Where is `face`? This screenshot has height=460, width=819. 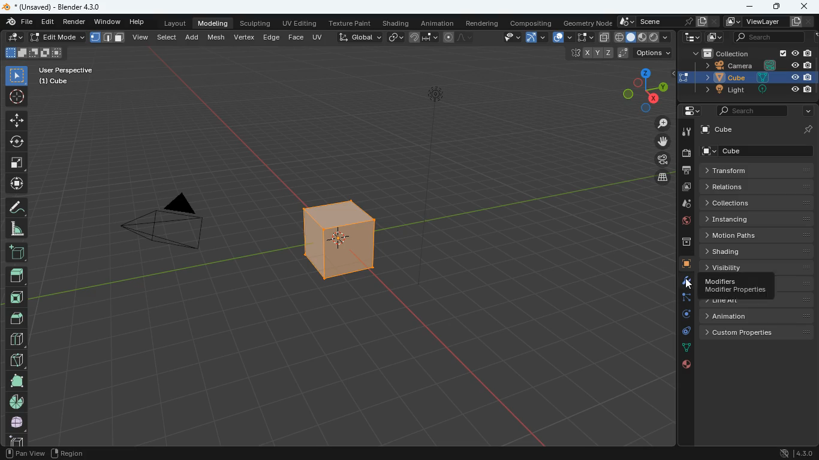
face is located at coordinates (296, 38).